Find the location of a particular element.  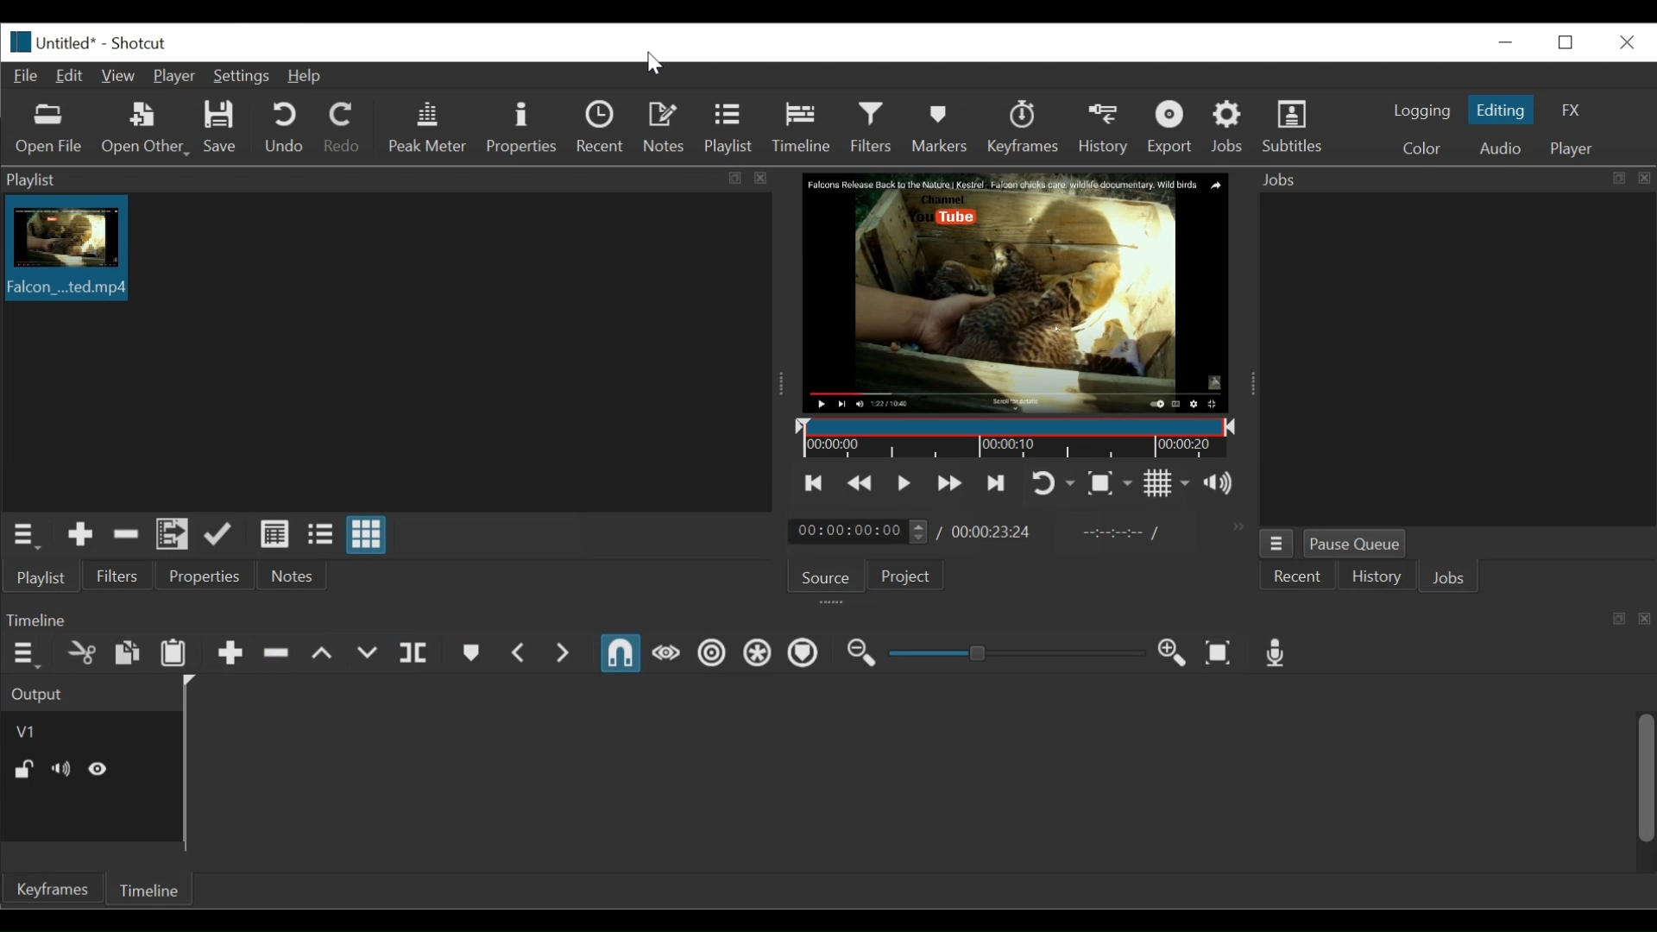

Ripple all tracks is located at coordinates (758, 658).